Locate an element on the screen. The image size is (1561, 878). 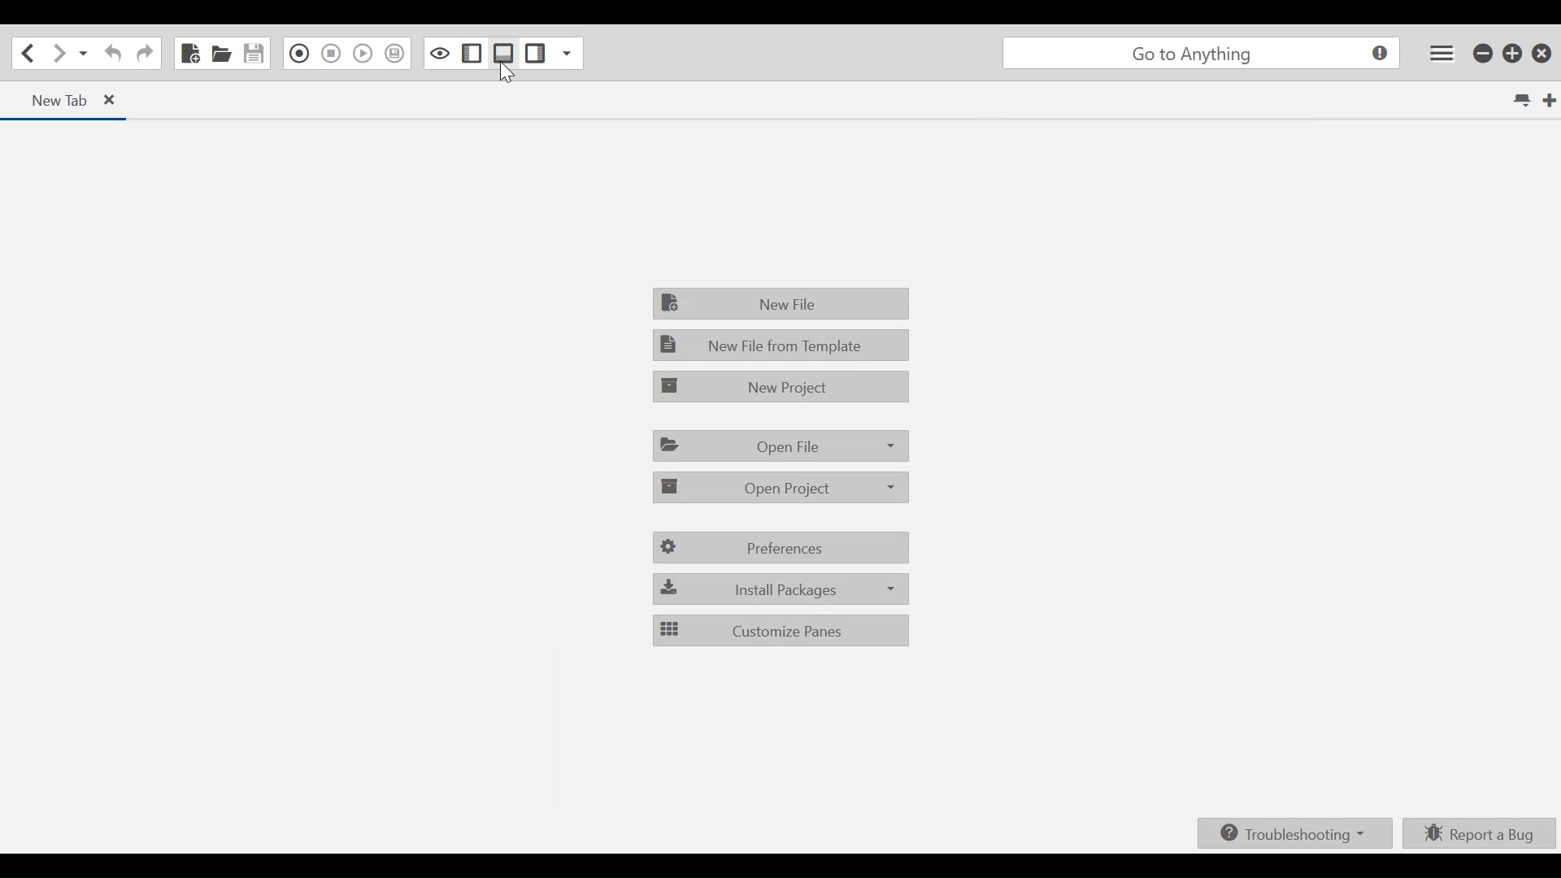
Search is located at coordinates (1202, 51).